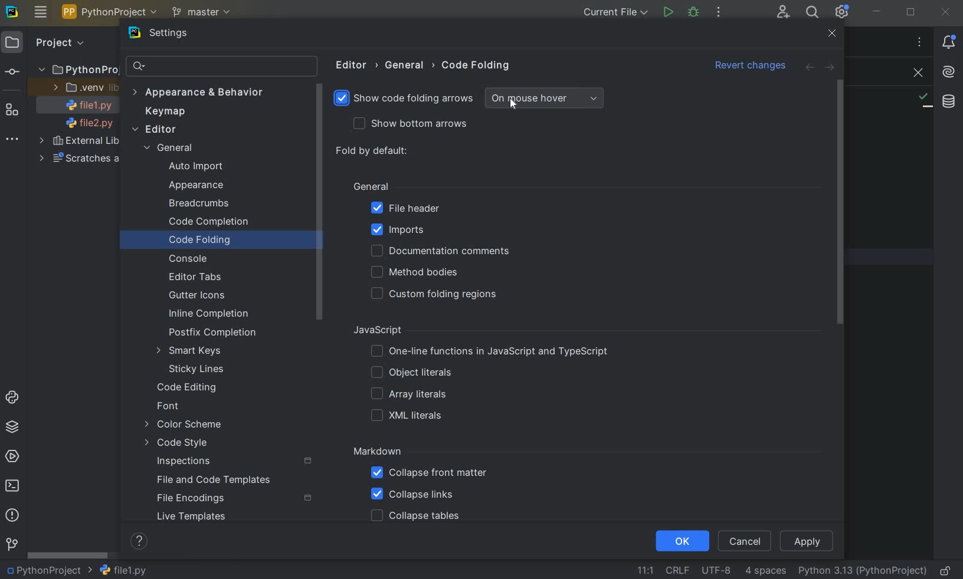 This screenshot has height=579, width=963. I want to click on Cursor Position, so click(513, 103).